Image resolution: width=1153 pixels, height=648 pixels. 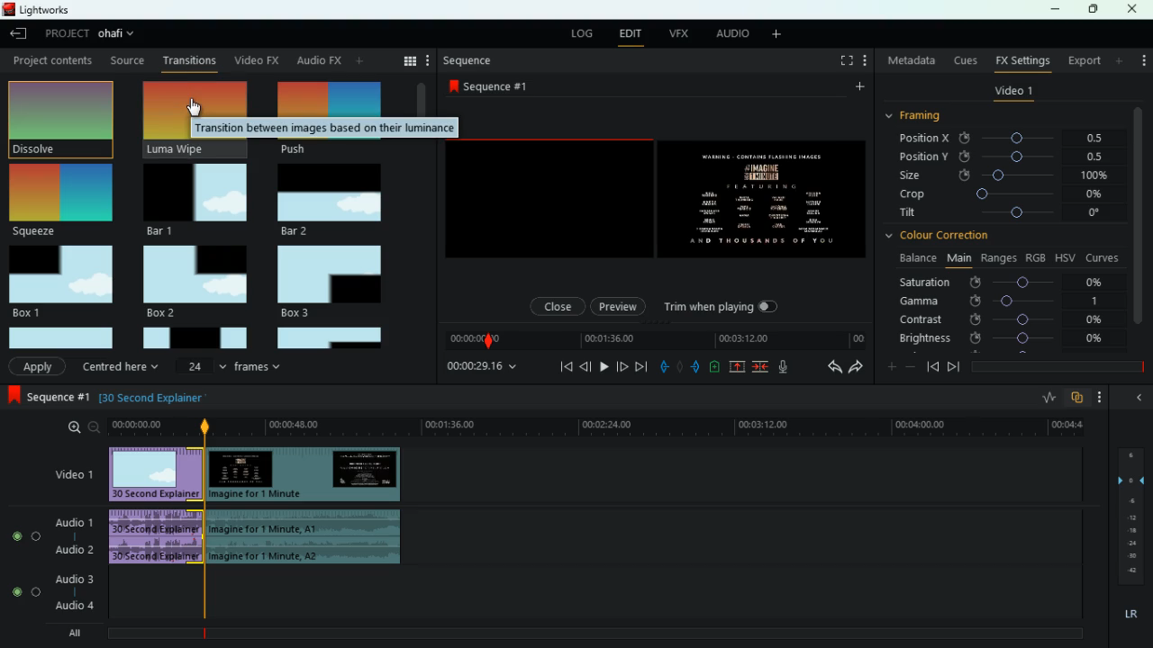 What do you see at coordinates (154, 473) in the screenshot?
I see `video` at bounding box center [154, 473].